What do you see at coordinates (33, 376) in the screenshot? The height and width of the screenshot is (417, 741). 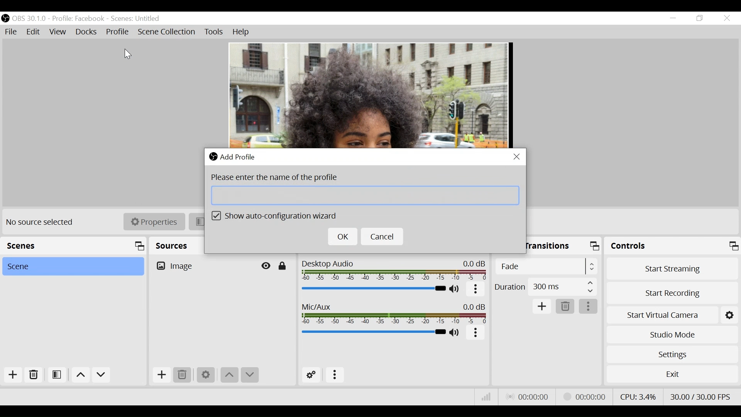 I see `Remove` at bounding box center [33, 376].